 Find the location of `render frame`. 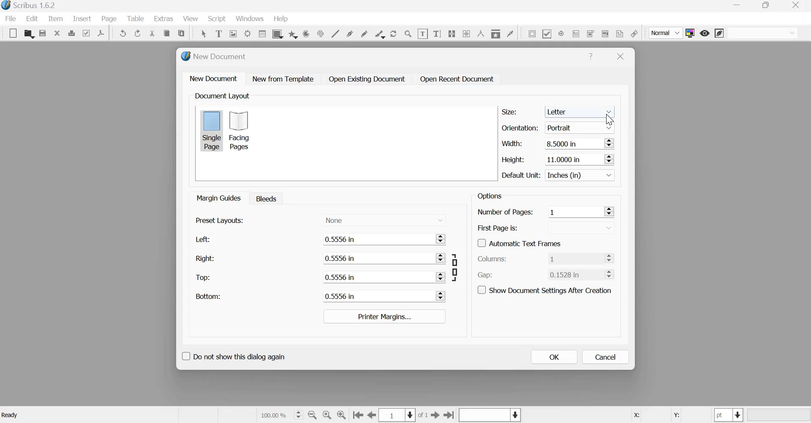

render frame is located at coordinates (247, 33).